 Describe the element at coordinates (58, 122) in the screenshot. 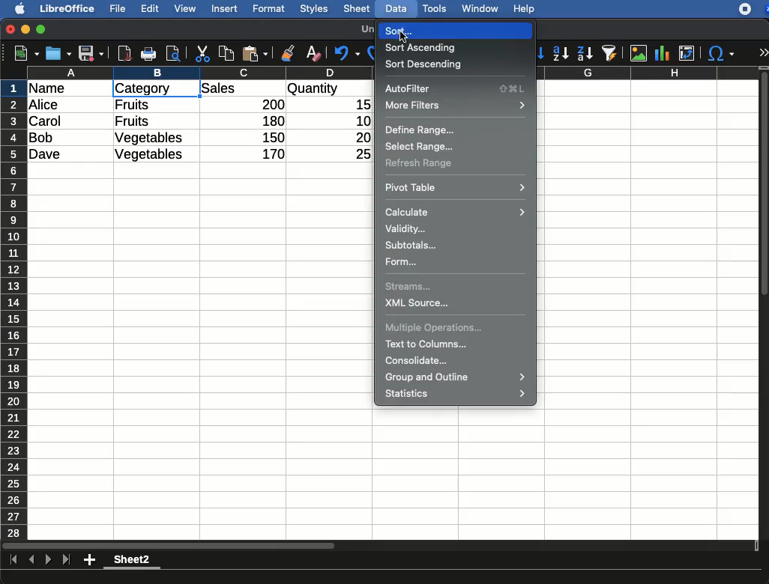

I see `Carol` at that location.